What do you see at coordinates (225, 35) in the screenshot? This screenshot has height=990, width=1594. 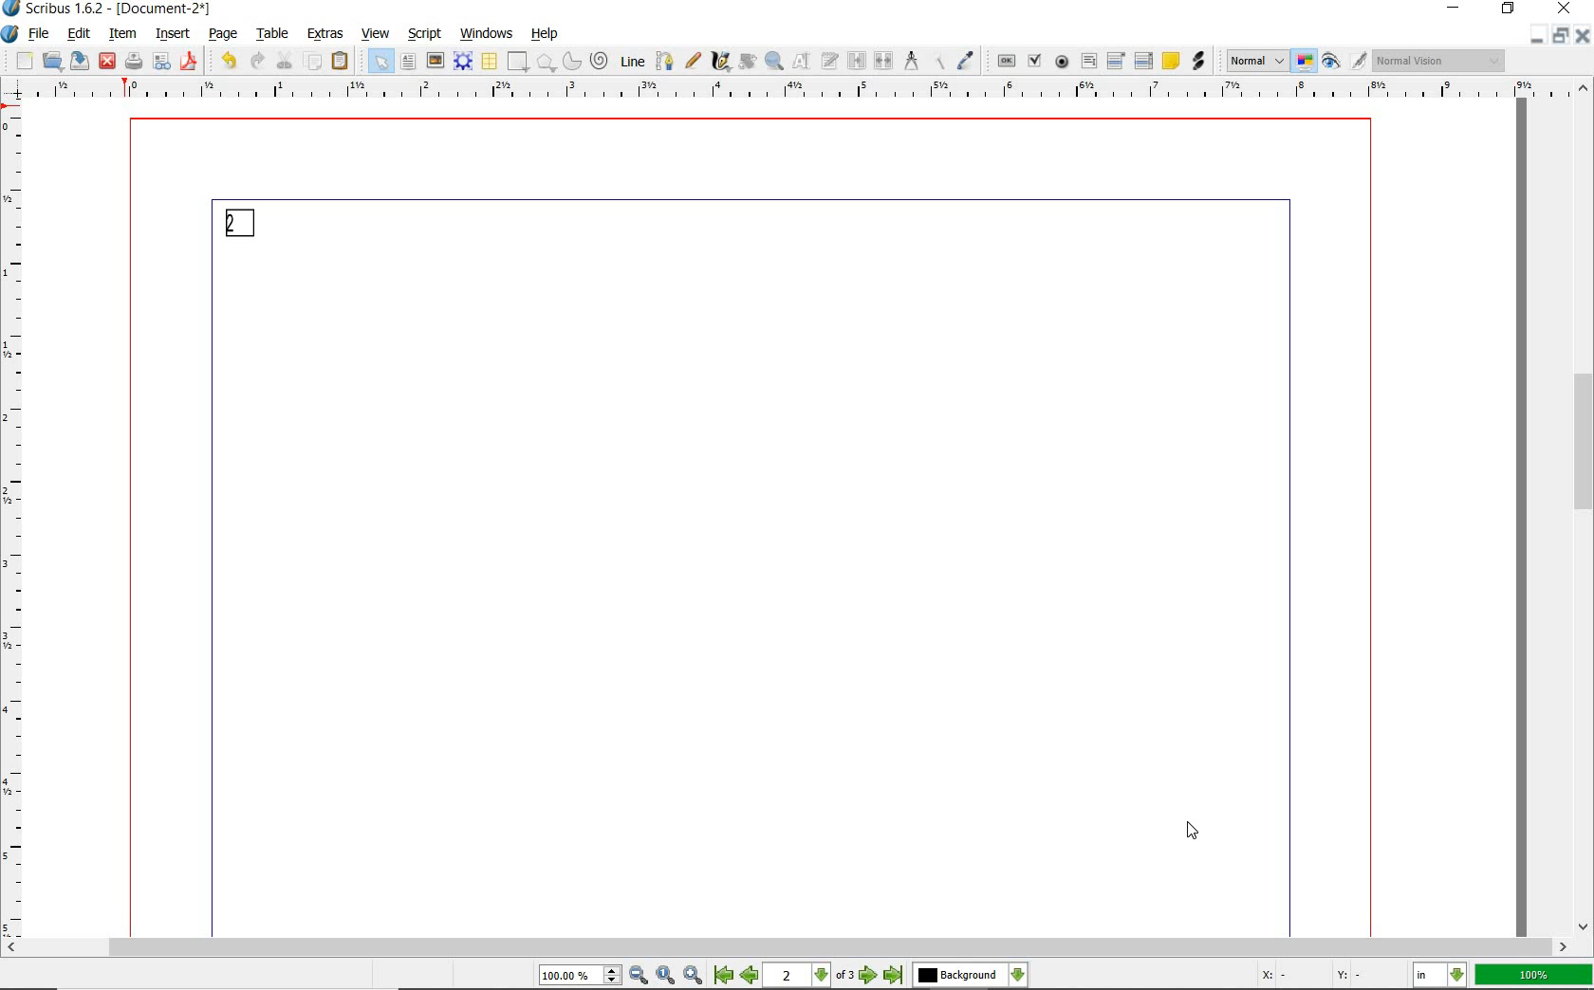 I see `page` at bounding box center [225, 35].